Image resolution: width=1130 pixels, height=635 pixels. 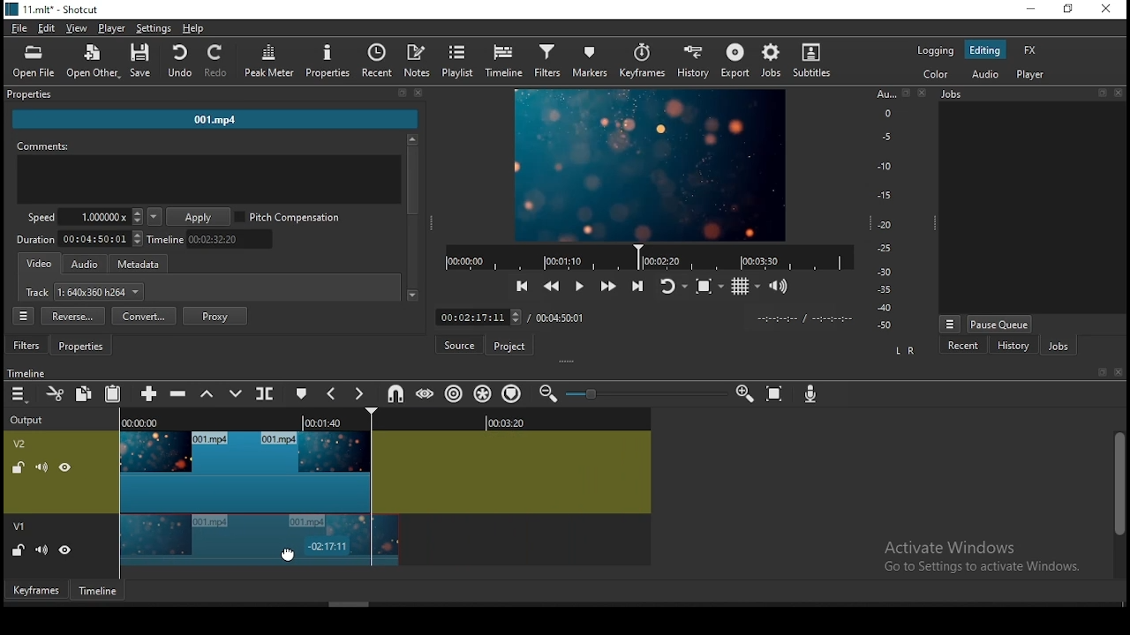 What do you see at coordinates (154, 217) in the screenshot?
I see `playback speed presets` at bounding box center [154, 217].